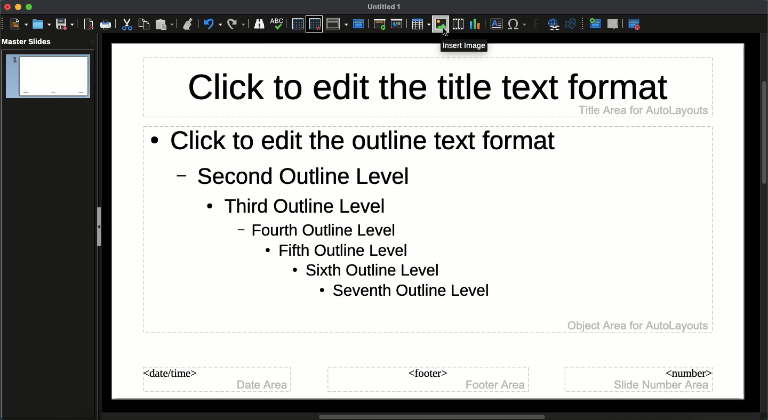 This screenshot has height=420, width=768. Describe the element at coordinates (28, 41) in the screenshot. I see `master slides` at that location.